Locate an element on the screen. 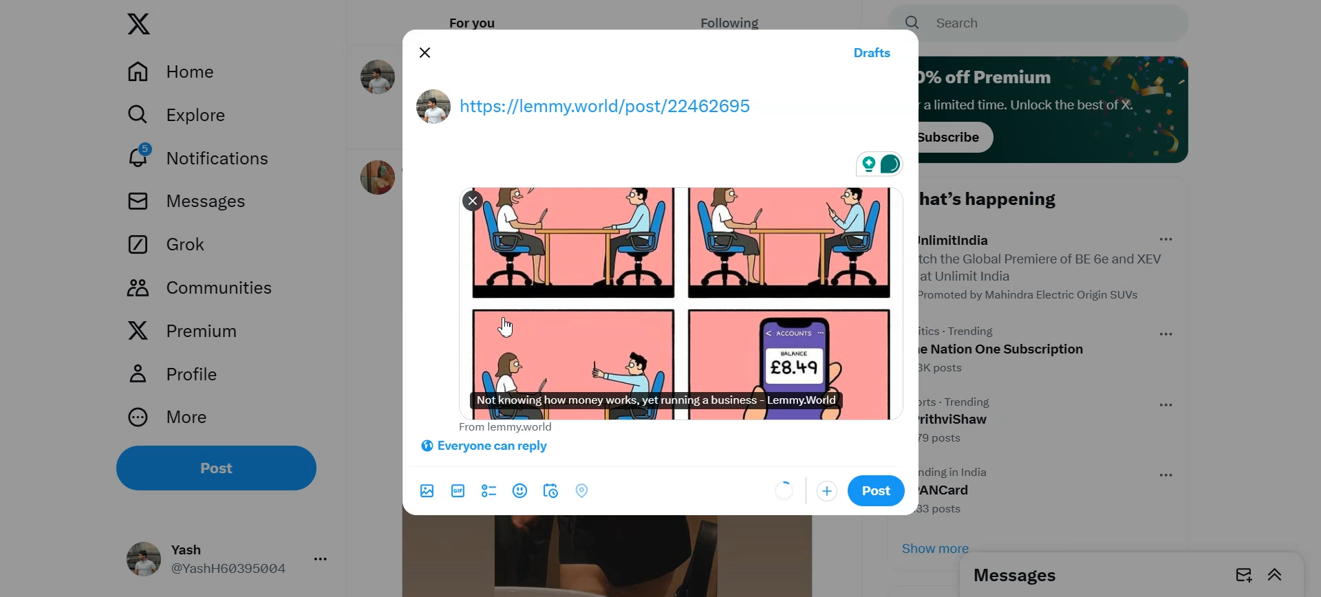 This screenshot has width=1321, height=597. post is located at coordinates (239, 474).